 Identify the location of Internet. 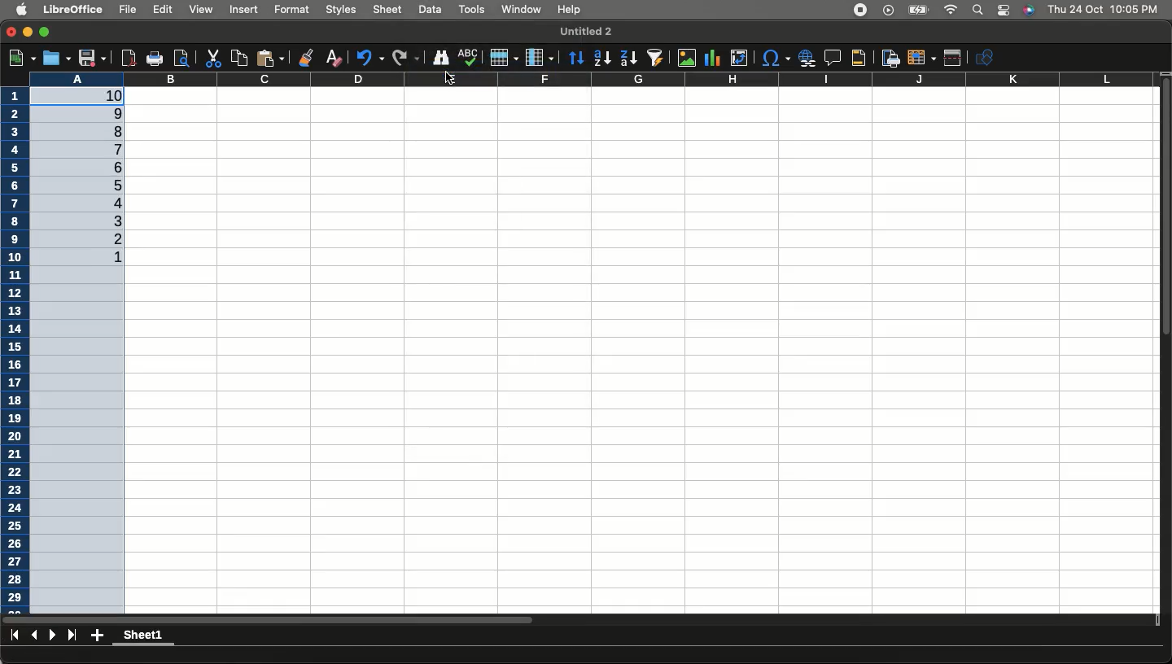
(951, 11).